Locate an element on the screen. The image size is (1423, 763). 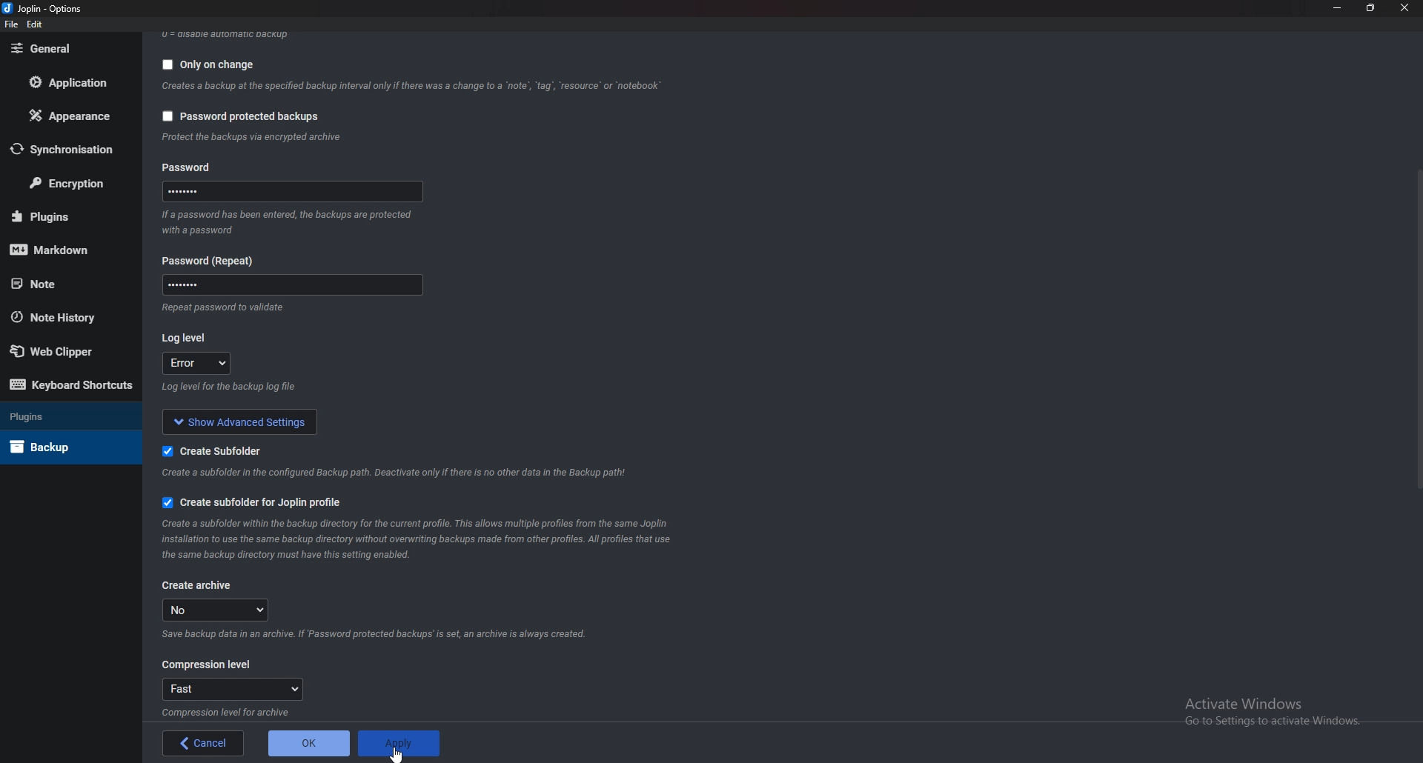
Synchronization is located at coordinates (71, 151).